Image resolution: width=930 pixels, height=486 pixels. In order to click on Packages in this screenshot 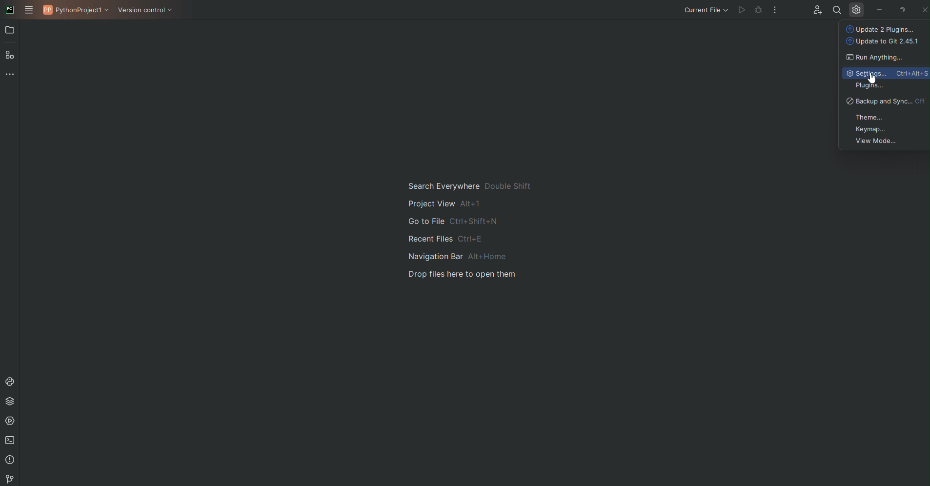, I will do `click(9, 403)`.